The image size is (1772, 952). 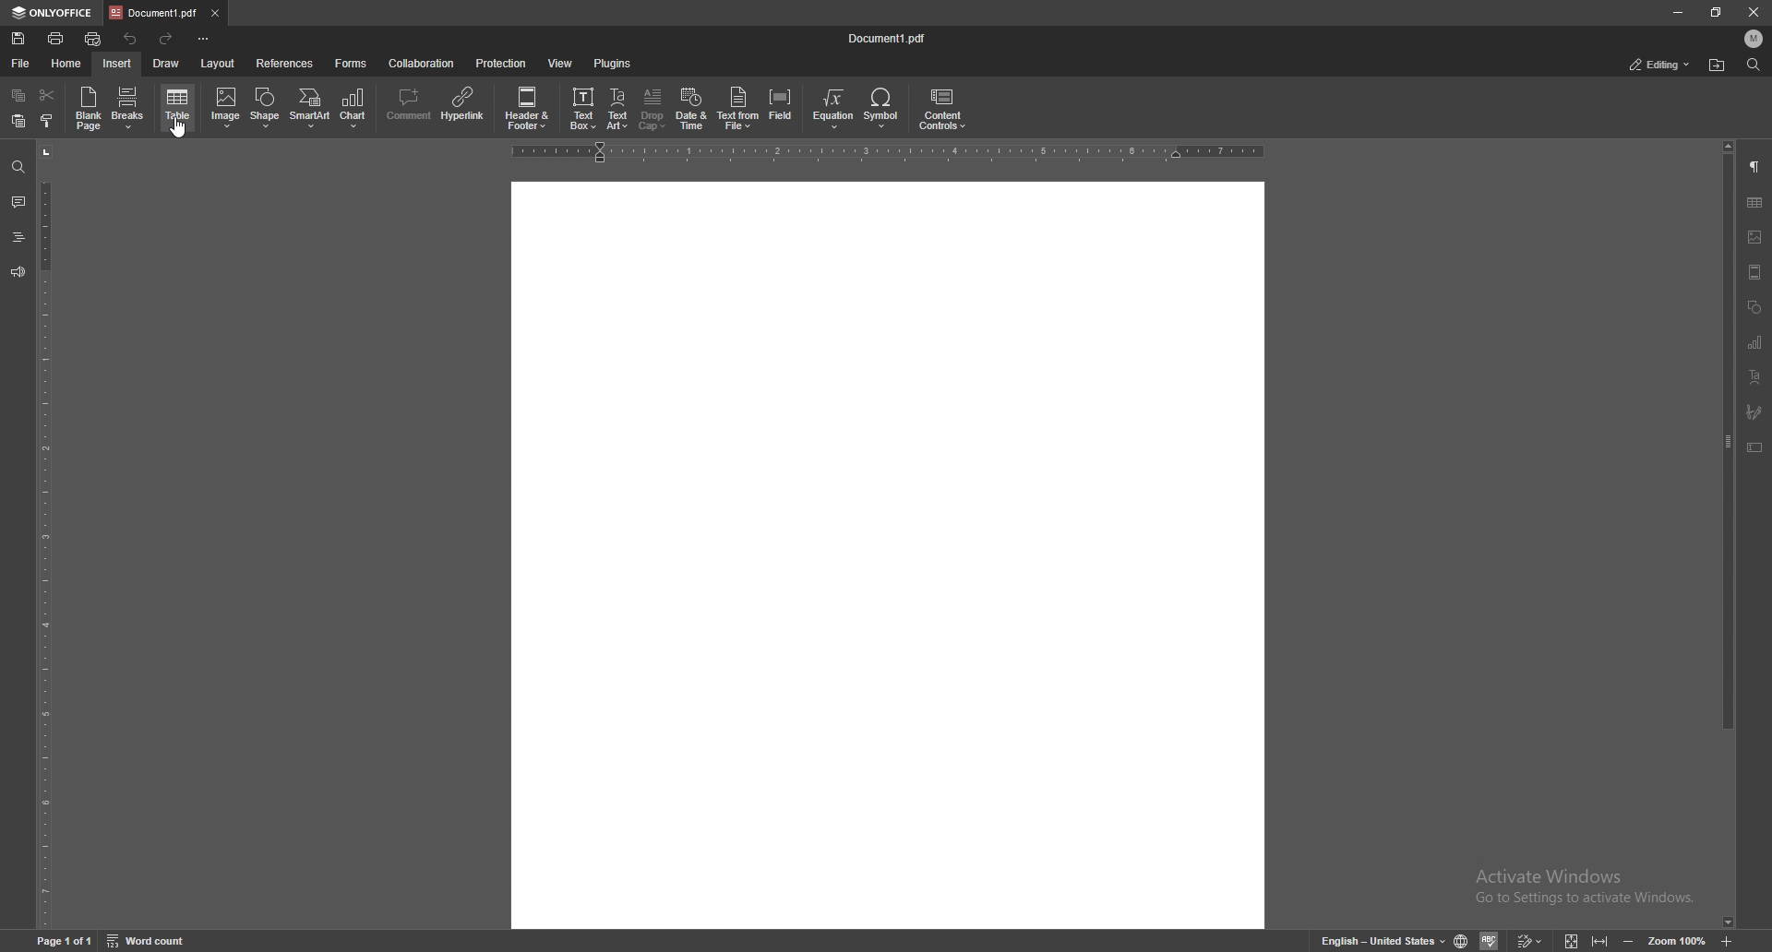 I want to click on draw, so click(x=166, y=64).